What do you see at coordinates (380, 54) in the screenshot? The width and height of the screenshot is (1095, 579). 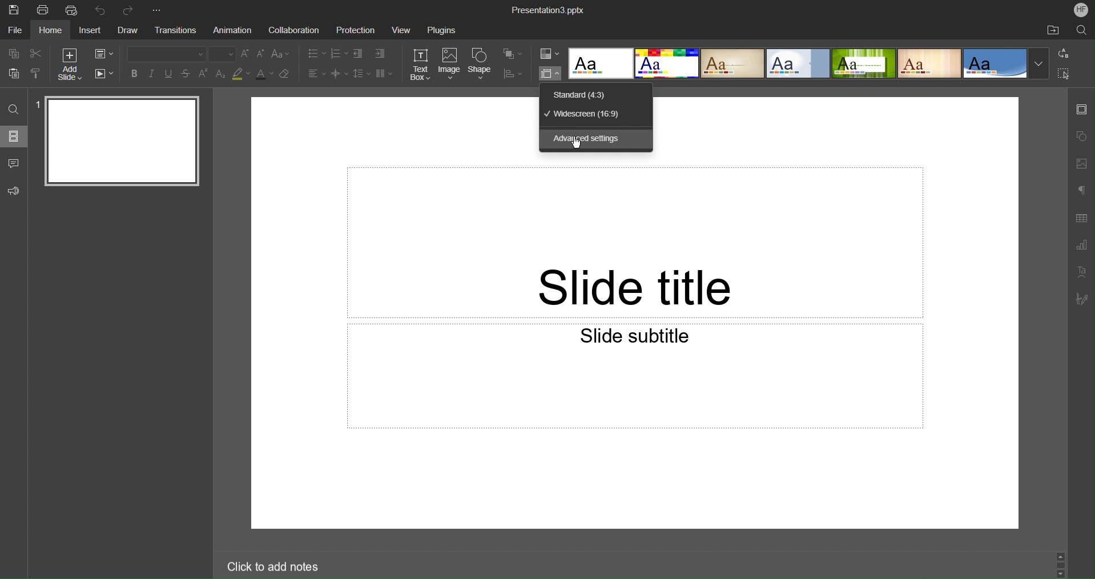 I see `Increase Indent` at bounding box center [380, 54].